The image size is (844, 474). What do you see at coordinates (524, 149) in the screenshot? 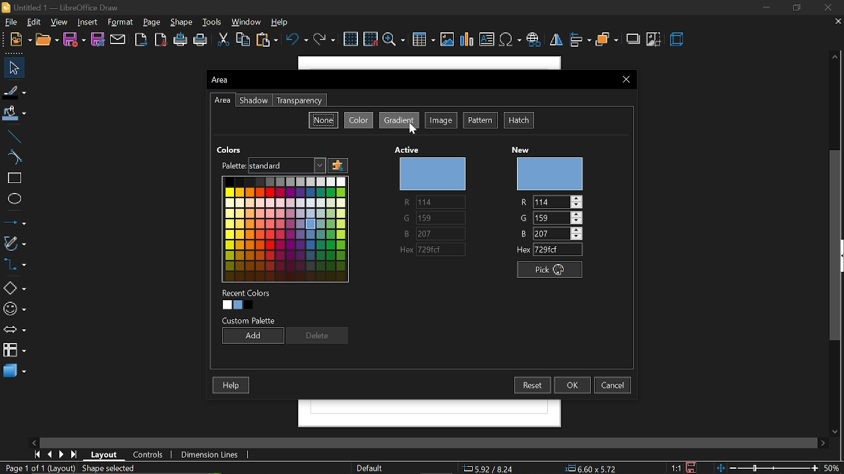
I see `New` at bounding box center [524, 149].